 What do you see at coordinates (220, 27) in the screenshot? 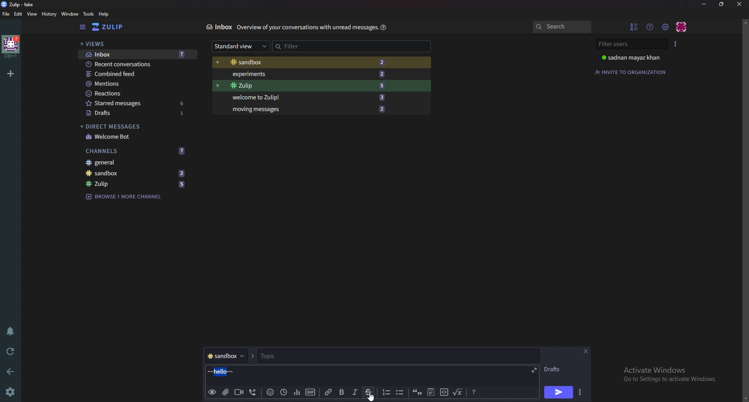
I see `Inbox` at bounding box center [220, 27].